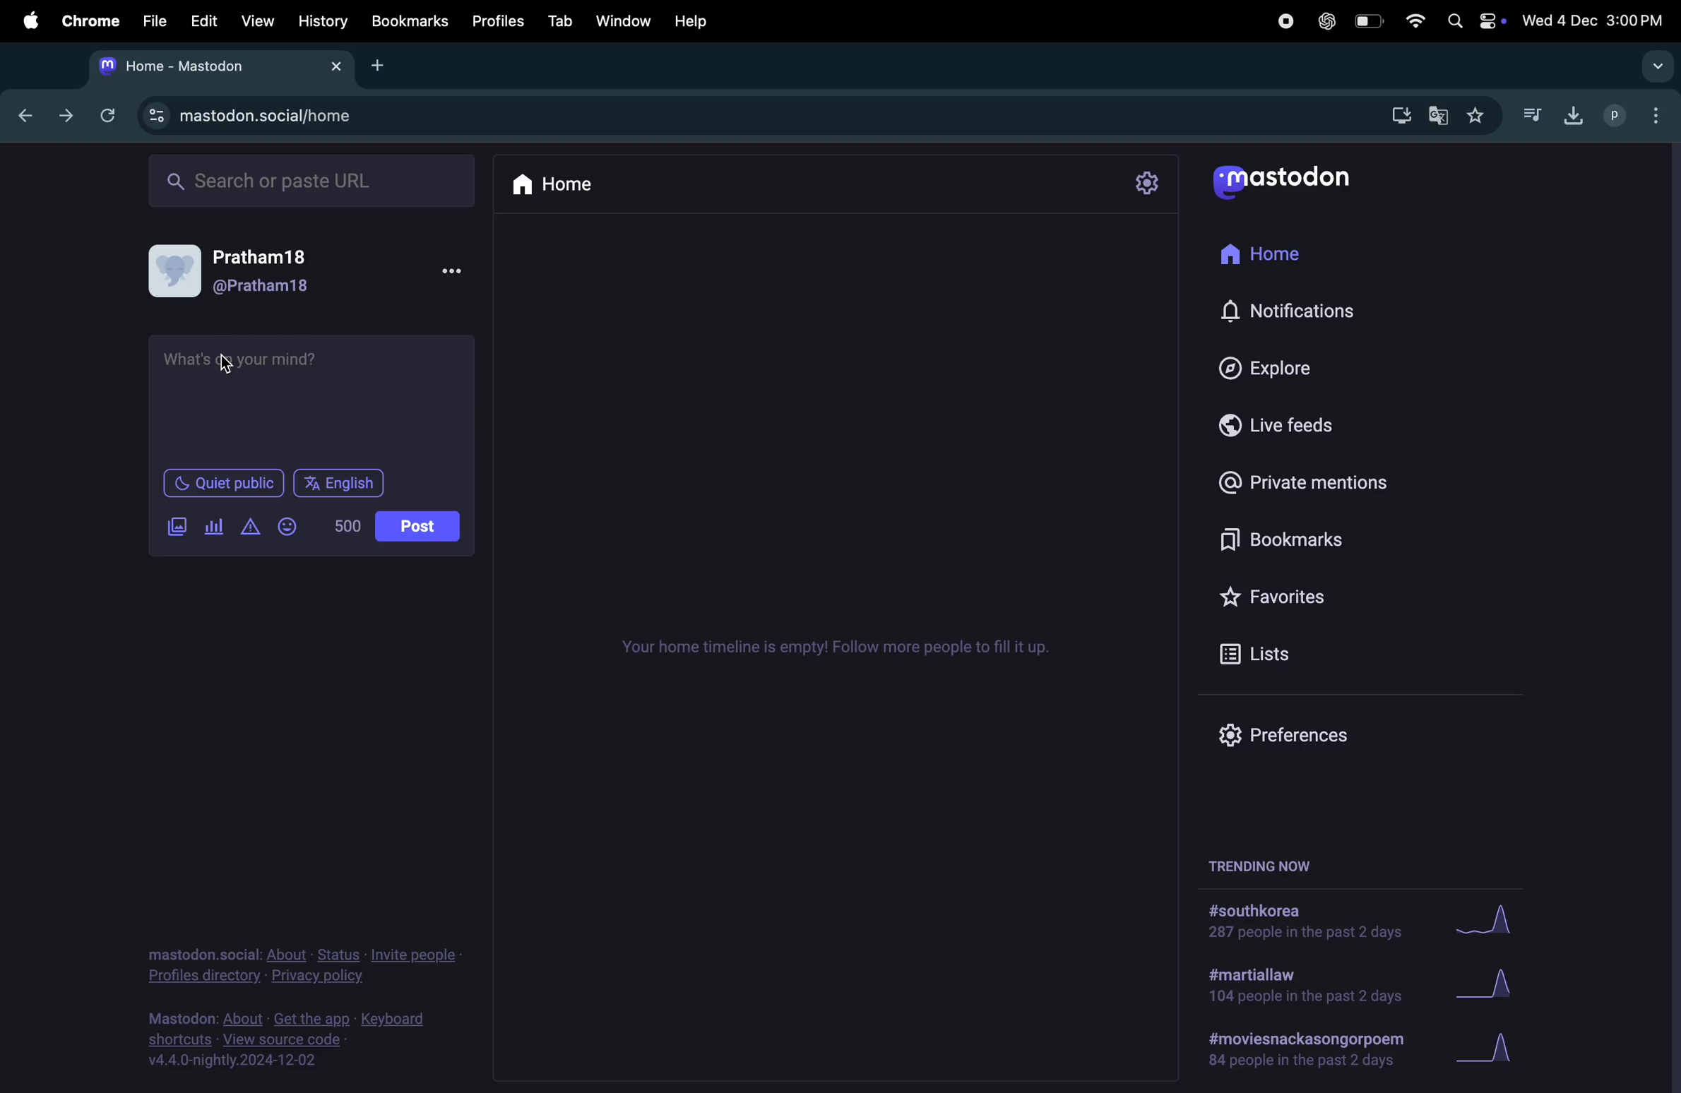  Describe the element at coordinates (839, 645) in the screenshot. I see `Timeline` at that location.